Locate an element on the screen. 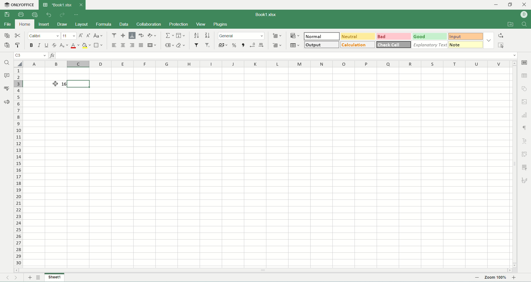 The image size is (531, 282). cell style is located at coordinates (489, 40).